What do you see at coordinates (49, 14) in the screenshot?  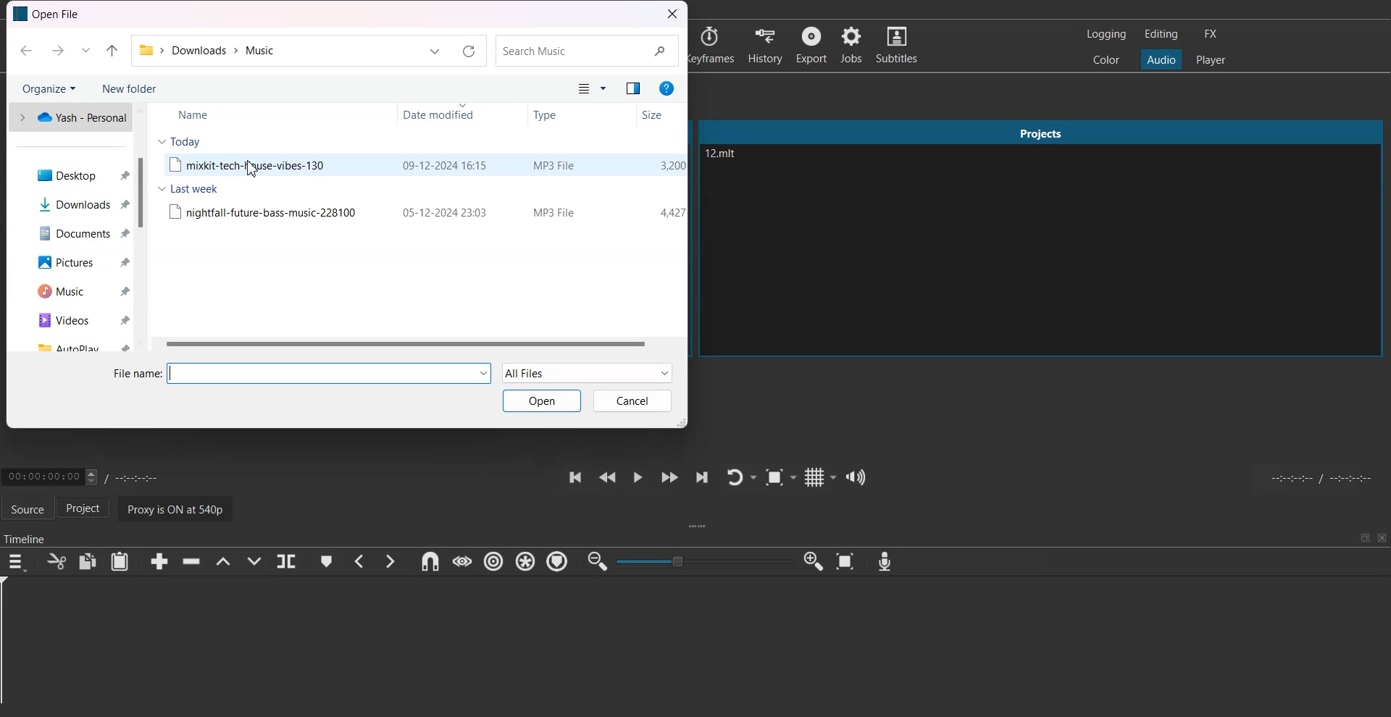 I see `Text 1` at bounding box center [49, 14].